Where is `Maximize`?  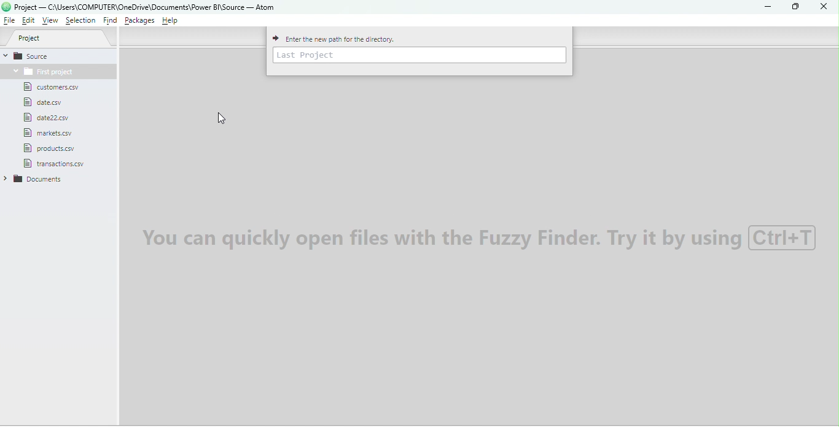
Maximize is located at coordinates (793, 7).